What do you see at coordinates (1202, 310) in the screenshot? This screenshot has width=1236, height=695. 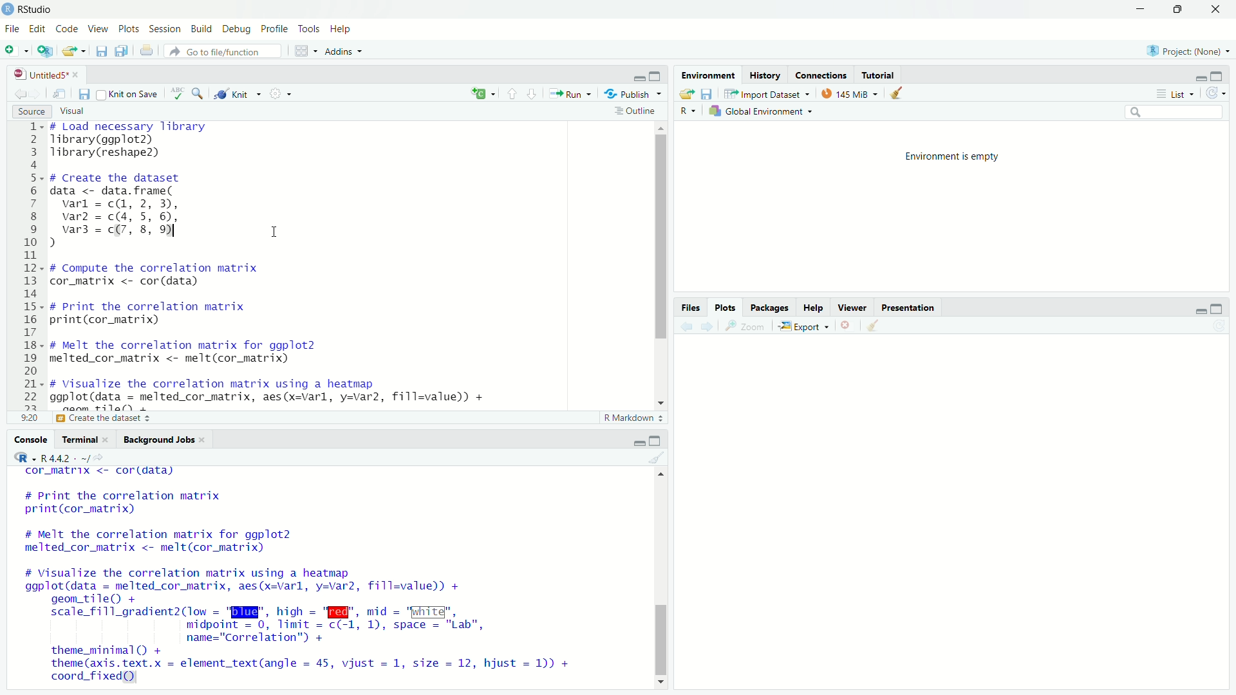 I see `minimize` at bounding box center [1202, 310].